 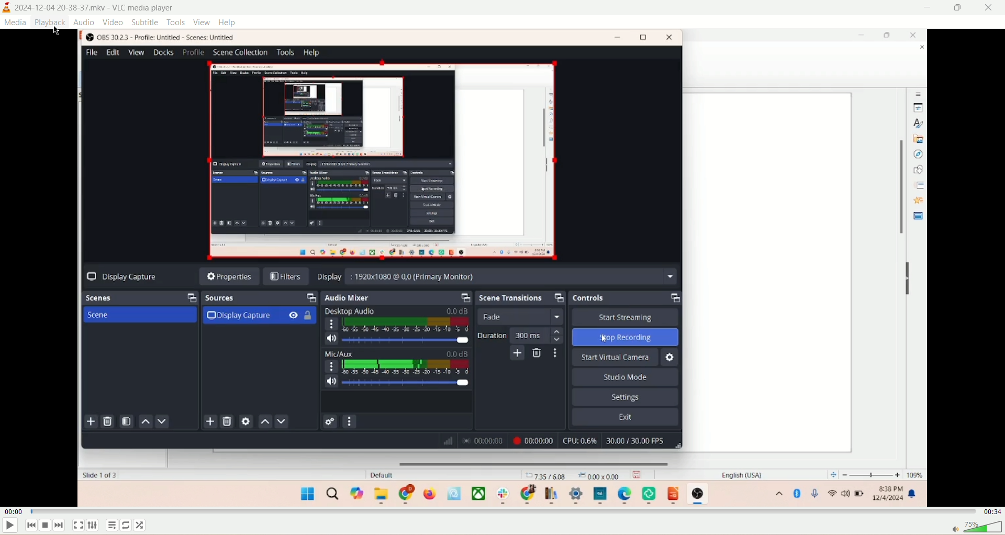 What do you see at coordinates (59, 28) in the screenshot?
I see `cursor` at bounding box center [59, 28].